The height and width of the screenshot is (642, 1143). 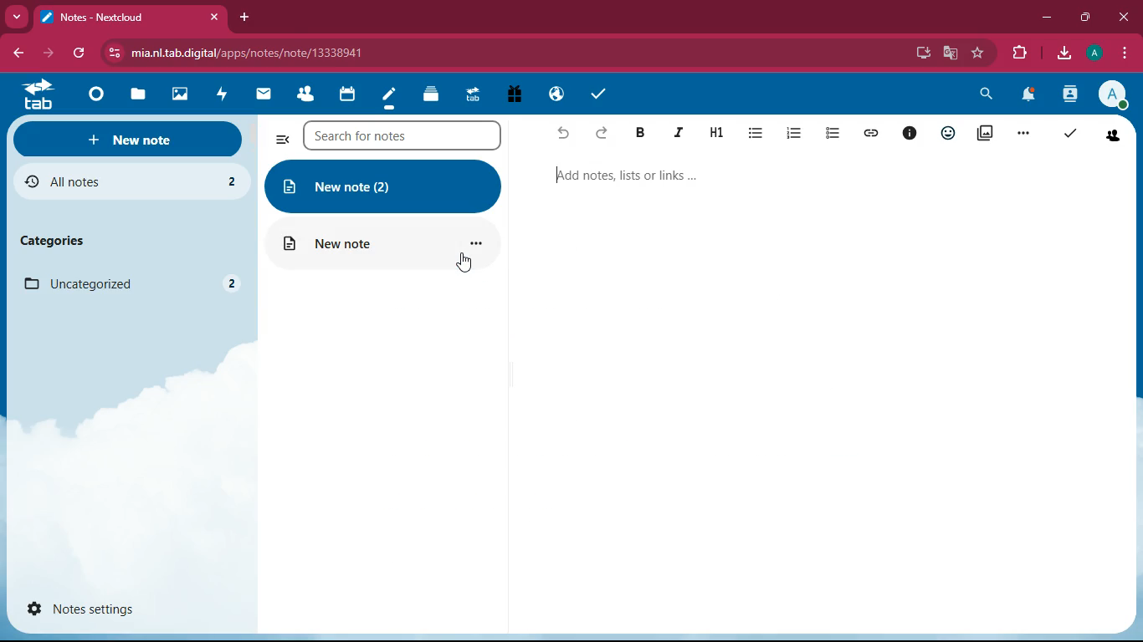 I want to click on extension, so click(x=1019, y=53).